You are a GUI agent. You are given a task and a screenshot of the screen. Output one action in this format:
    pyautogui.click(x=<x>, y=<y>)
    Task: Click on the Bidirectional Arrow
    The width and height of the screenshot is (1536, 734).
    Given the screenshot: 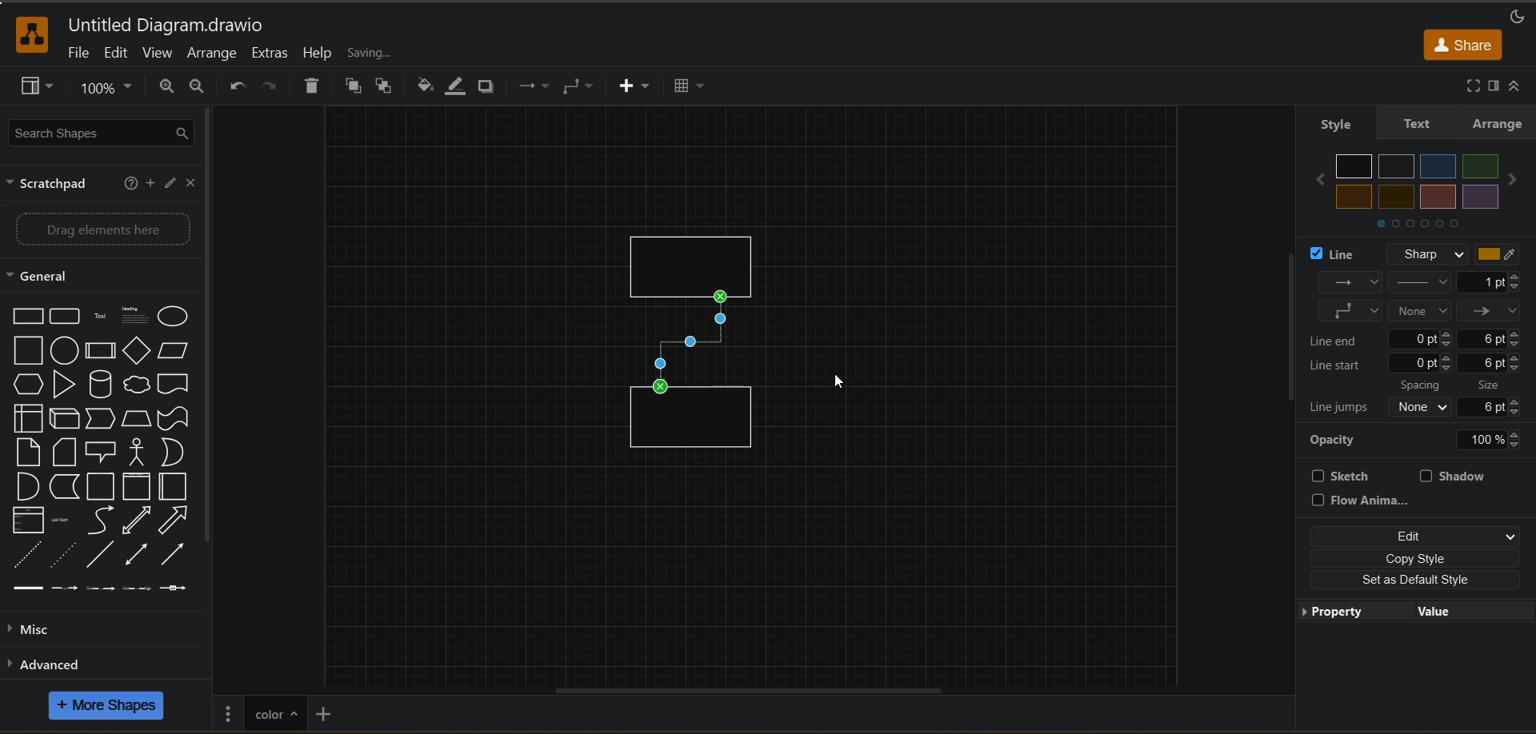 What is the action you would take?
    pyautogui.click(x=138, y=521)
    